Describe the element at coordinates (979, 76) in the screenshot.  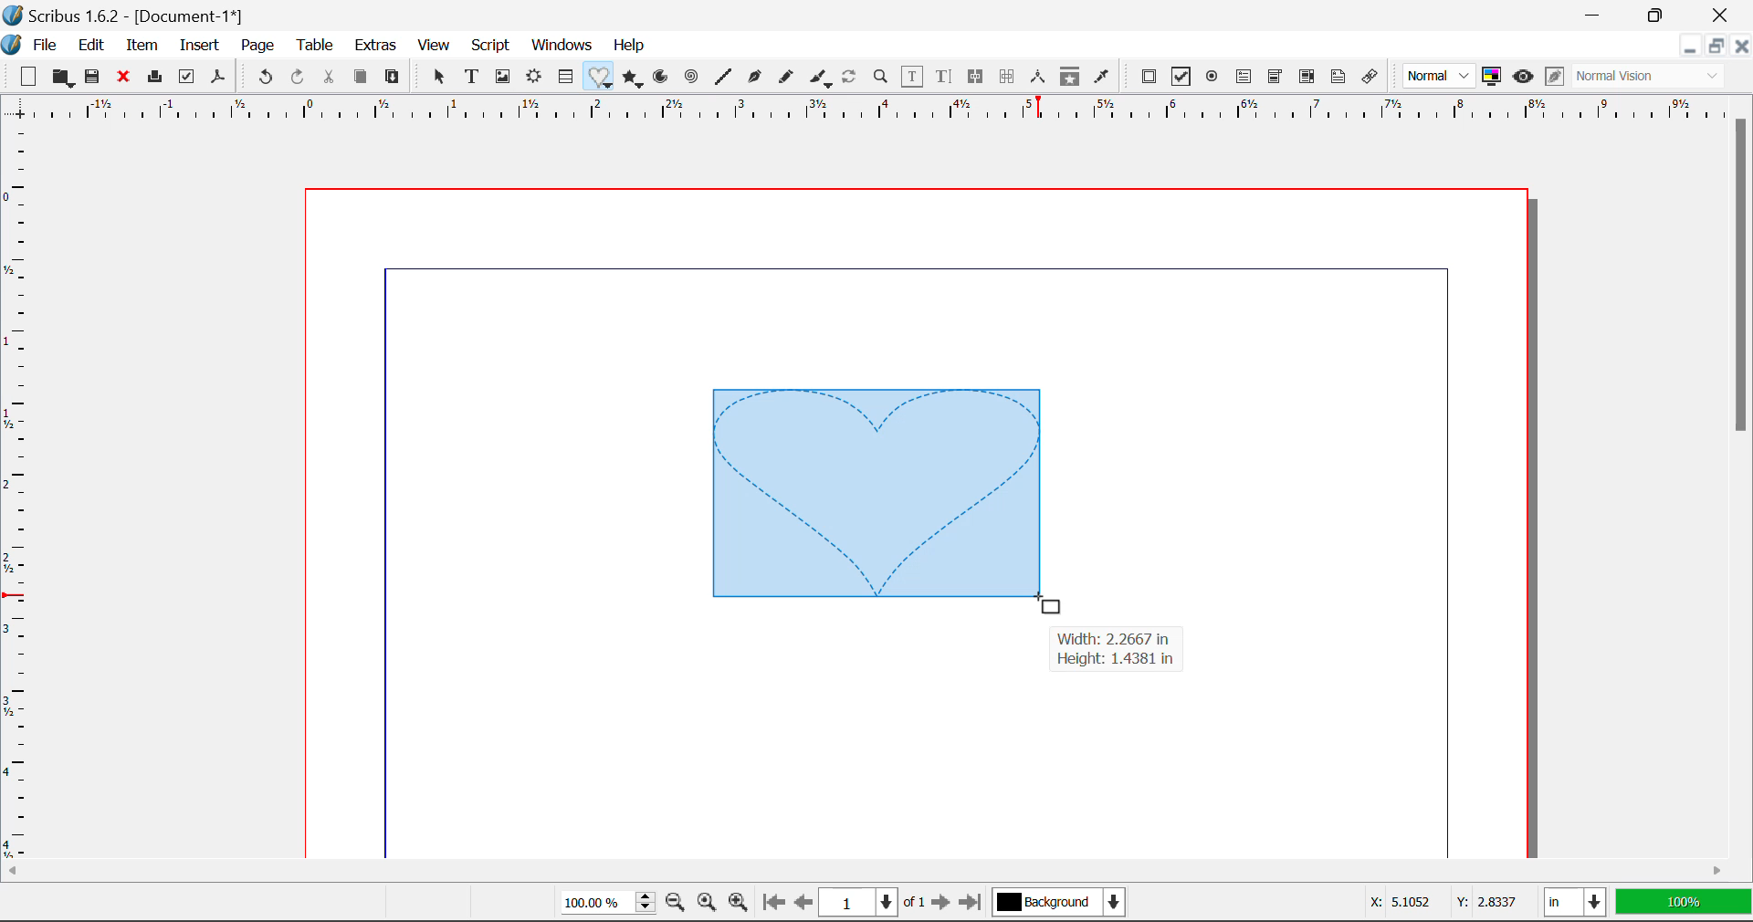
I see `Link Text Frames` at that location.